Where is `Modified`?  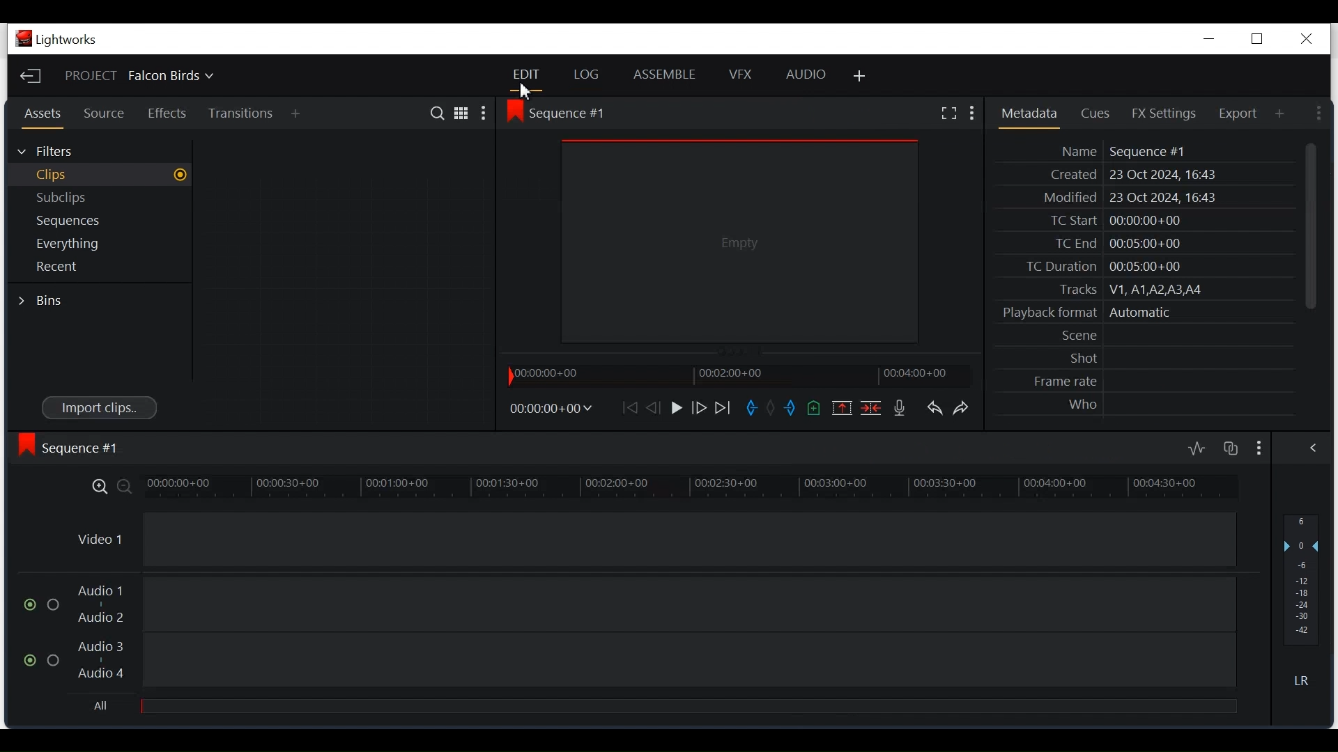 Modified is located at coordinates (1132, 199).